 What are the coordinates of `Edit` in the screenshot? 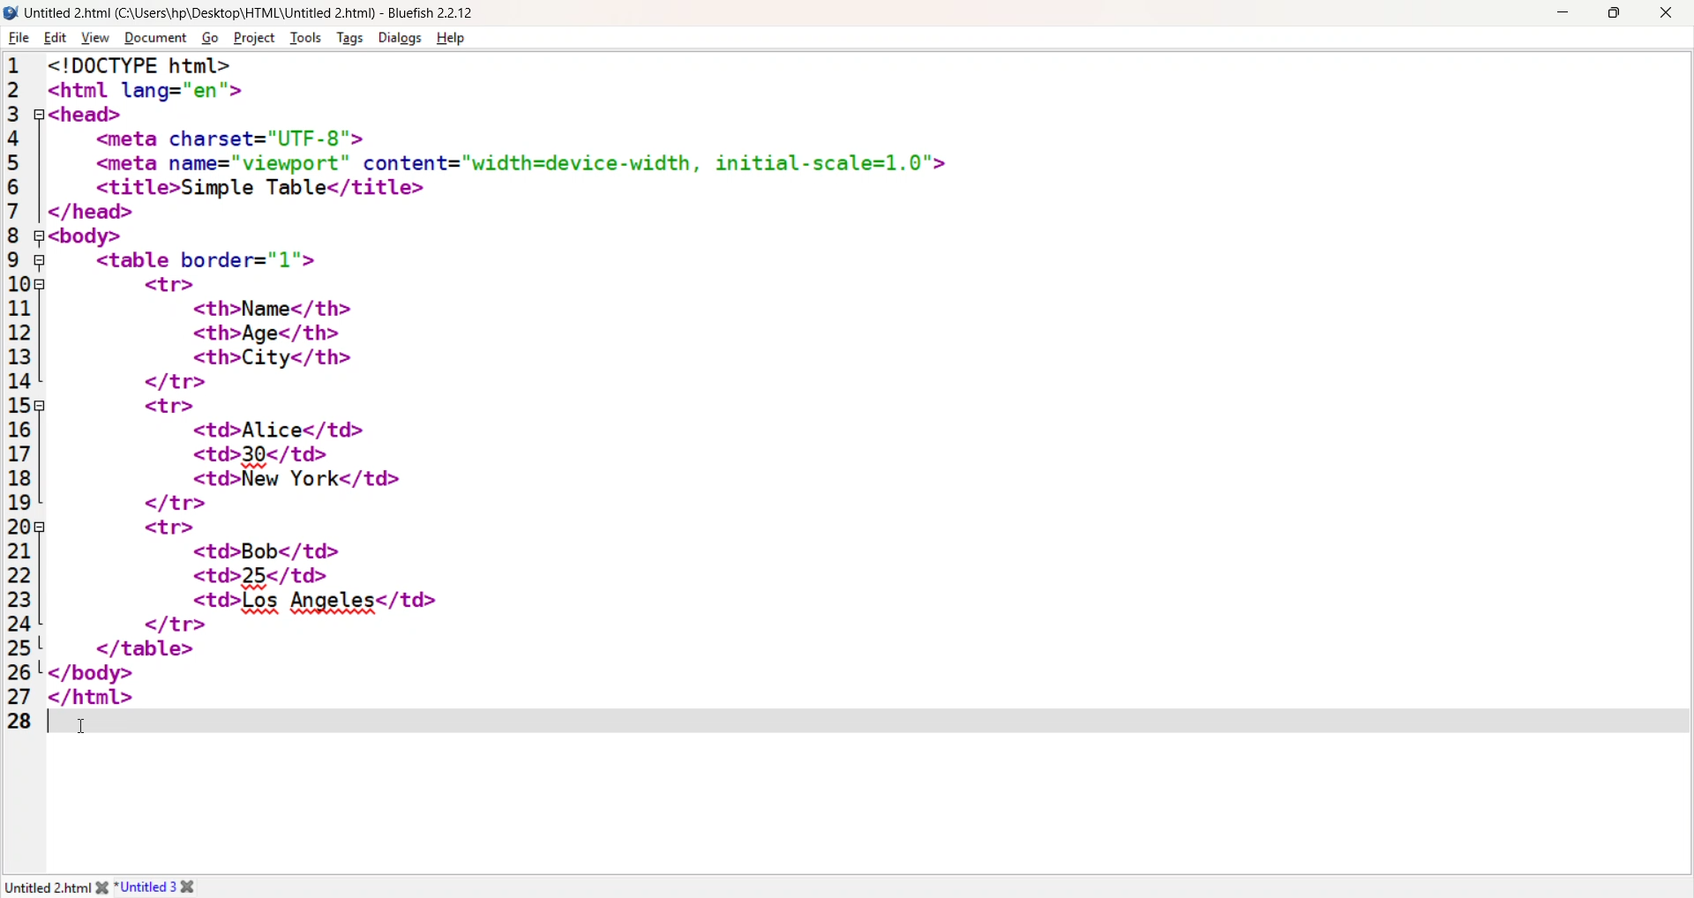 It's located at (52, 38).